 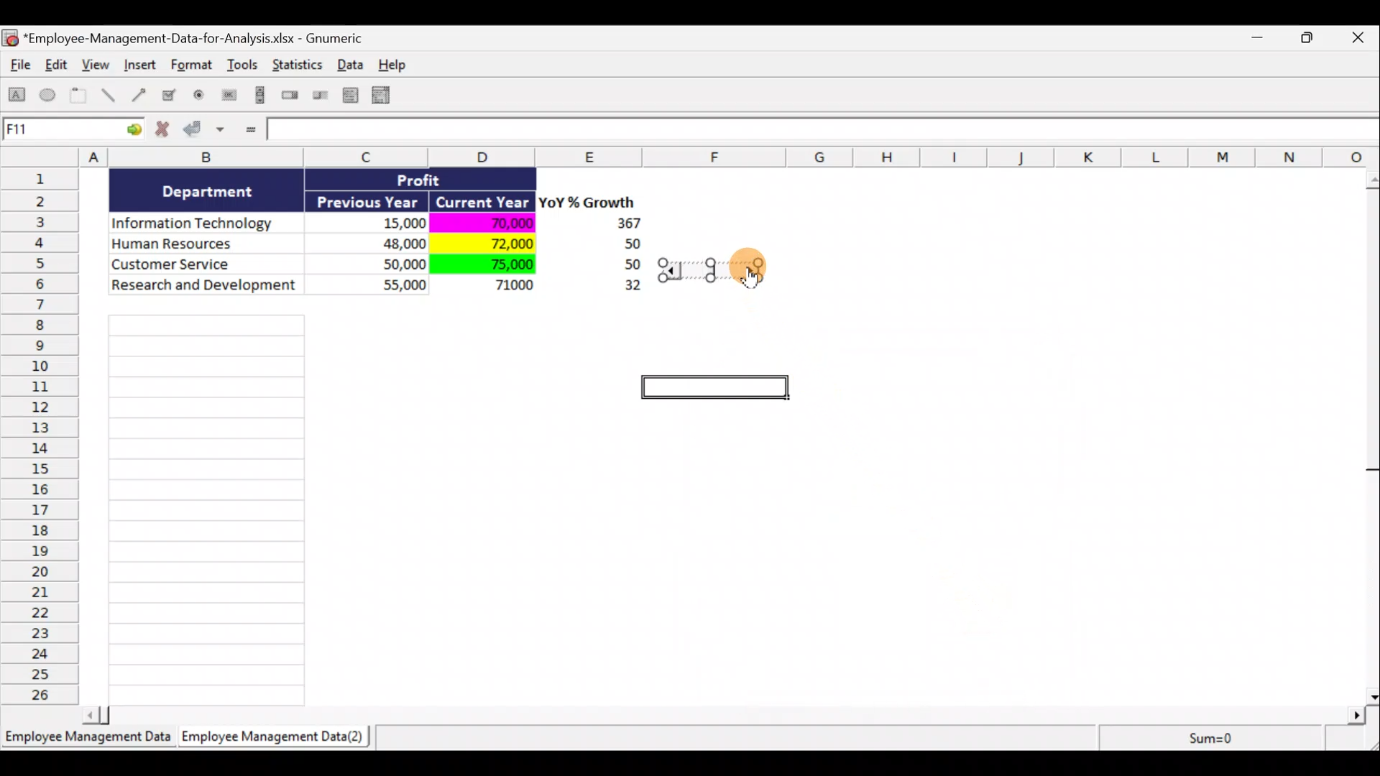 What do you see at coordinates (719, 269) in the screenshot?
I see `resize handle` at bounding box center [719, 269].